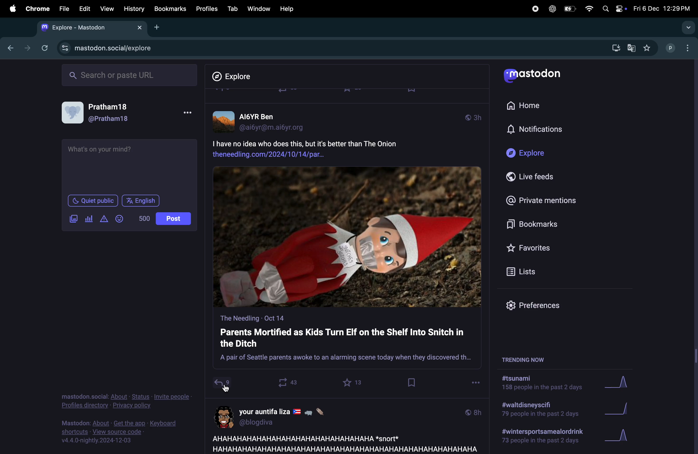  Describe the element at coordinates (10, 8) in the screenshot. I see `apple menu` at that location.